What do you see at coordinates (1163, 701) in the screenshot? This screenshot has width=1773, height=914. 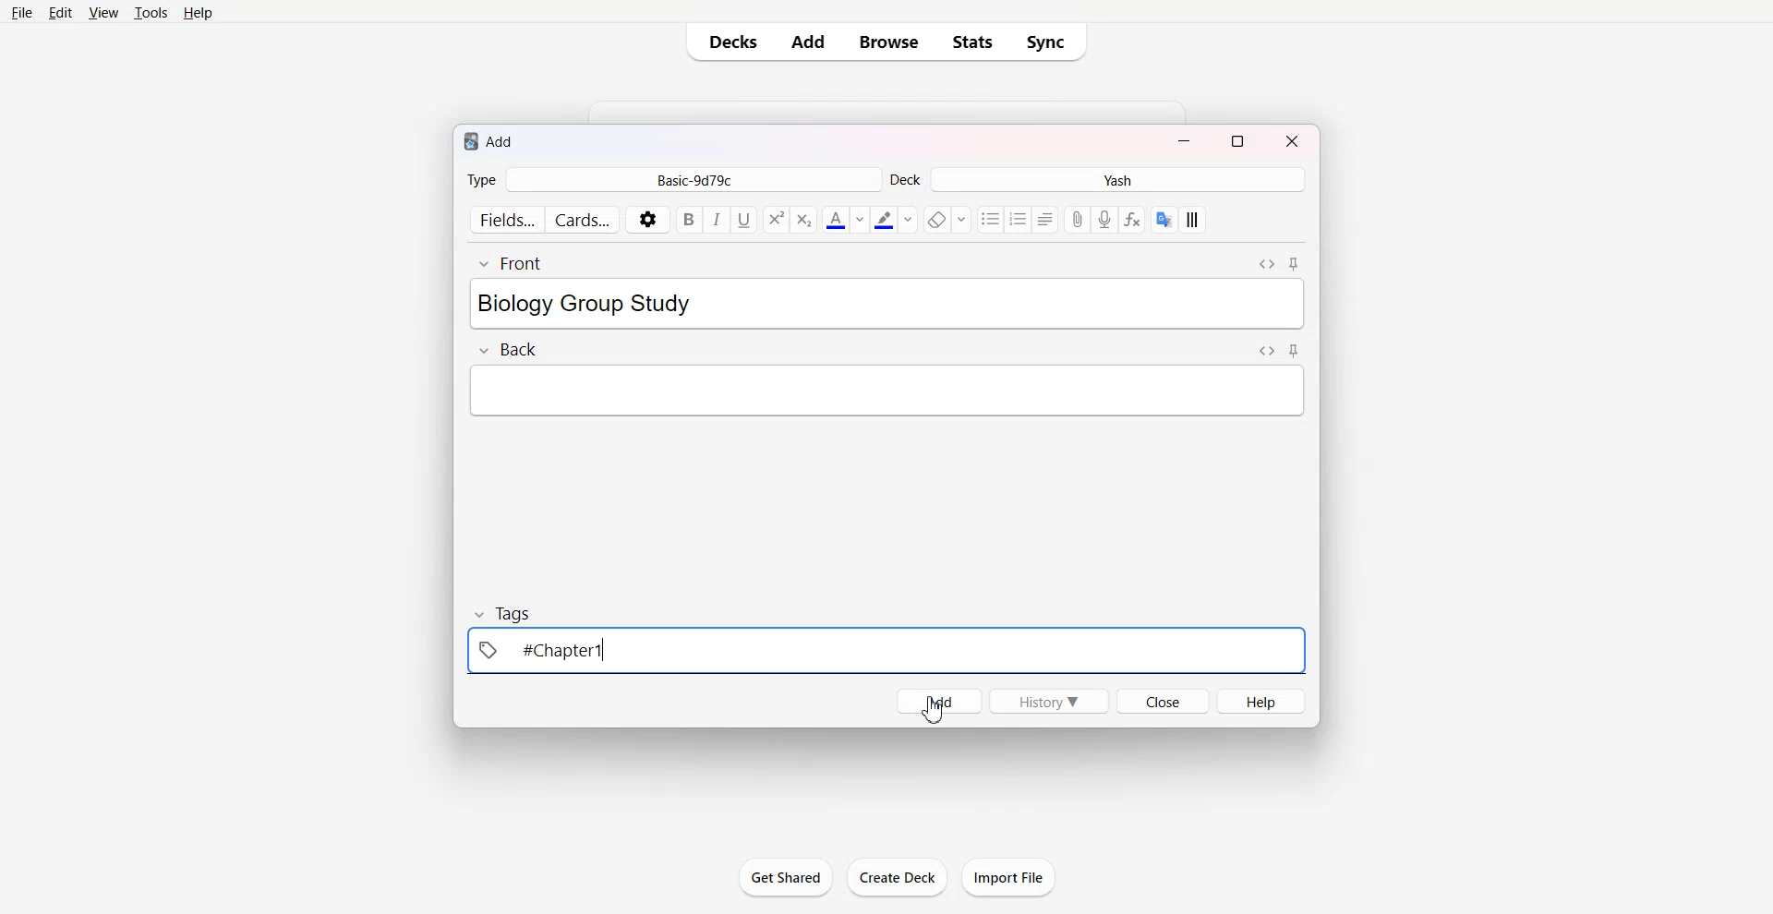 I see `Close` at bounding box center [1163, 701].